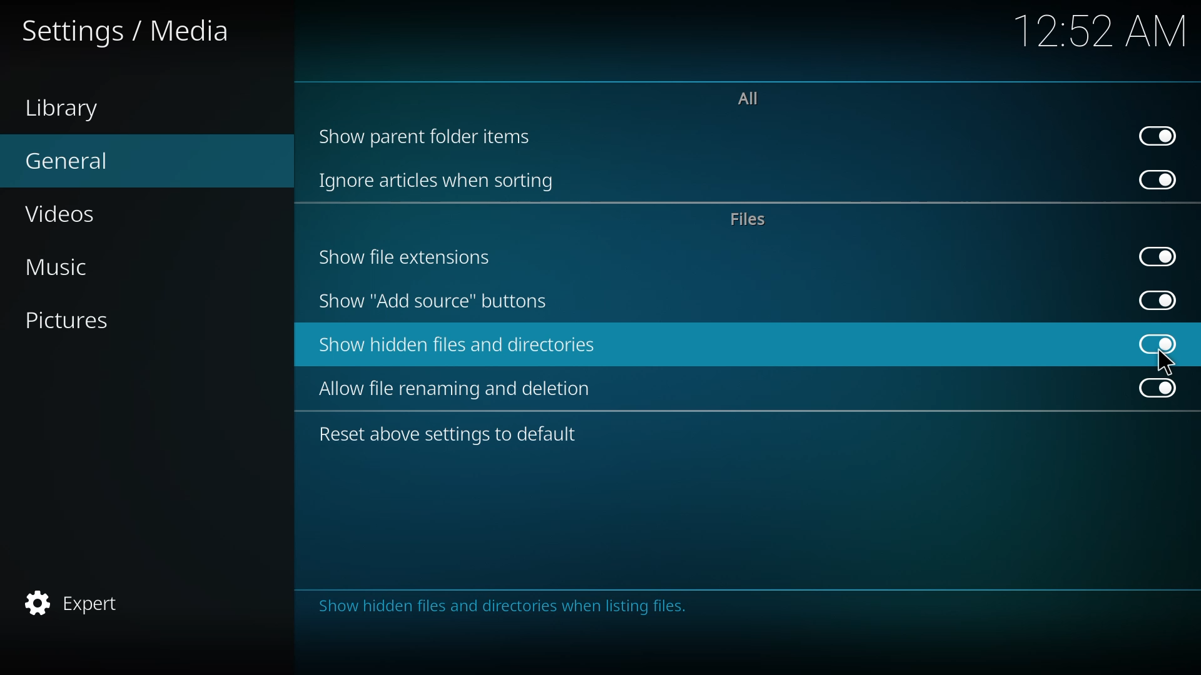 This screenshot has height=675, width=1201. What do you see at coordinates (409, 256) in the screenshot?
I see `show file extensions` at bounding box center [409, 256].